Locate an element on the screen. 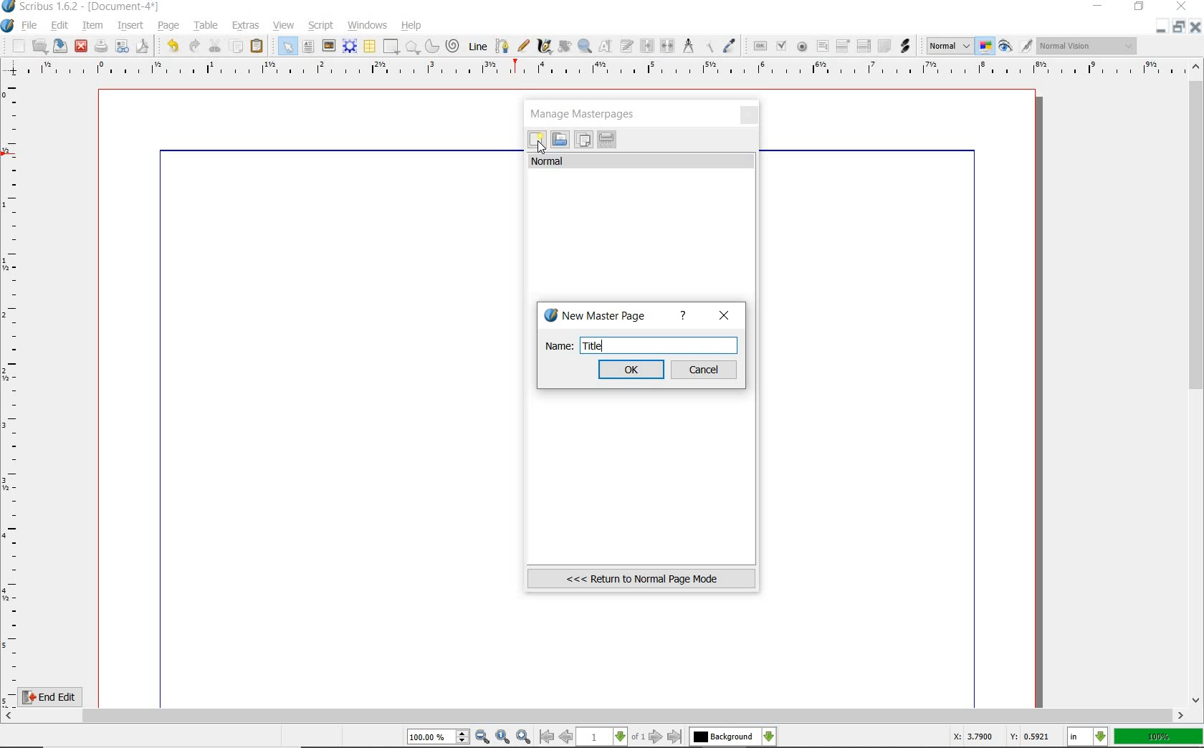  Bezier curve is located at coordinates (500, 46).